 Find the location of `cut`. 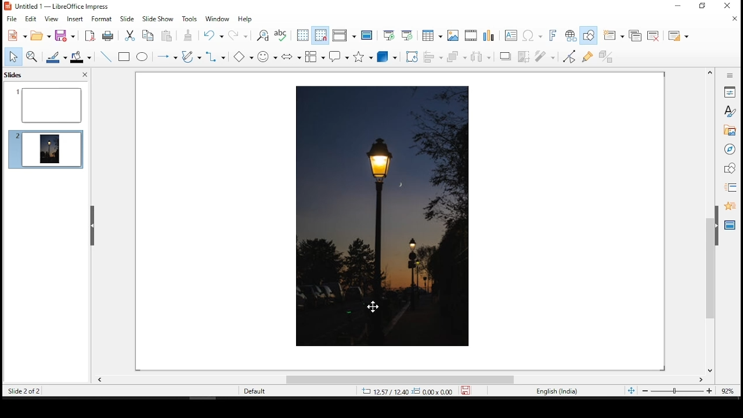

cut is located at coordinates (129, 37).